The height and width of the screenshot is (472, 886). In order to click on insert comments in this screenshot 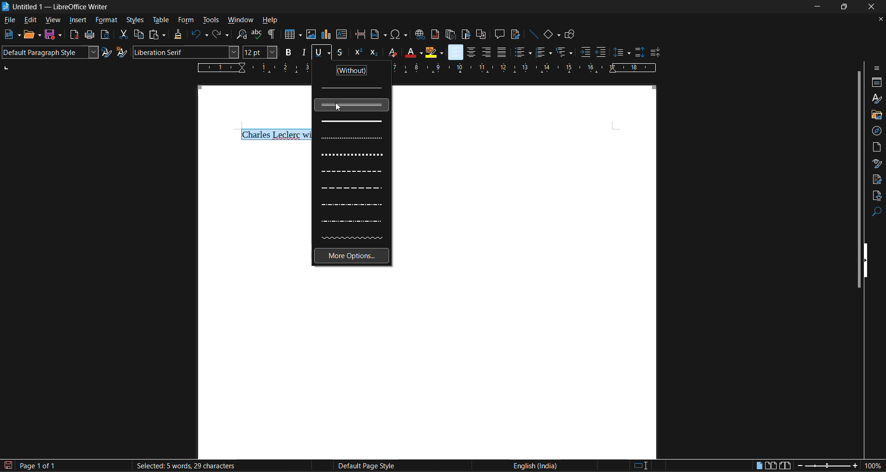, I will do `click(500, 34)`.